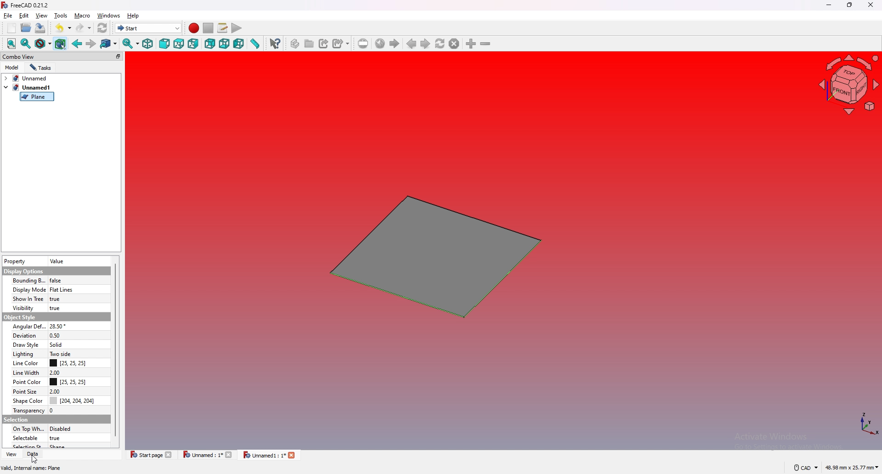 The image size is (882, 474). I want to click on fit all, so click(11, 44).